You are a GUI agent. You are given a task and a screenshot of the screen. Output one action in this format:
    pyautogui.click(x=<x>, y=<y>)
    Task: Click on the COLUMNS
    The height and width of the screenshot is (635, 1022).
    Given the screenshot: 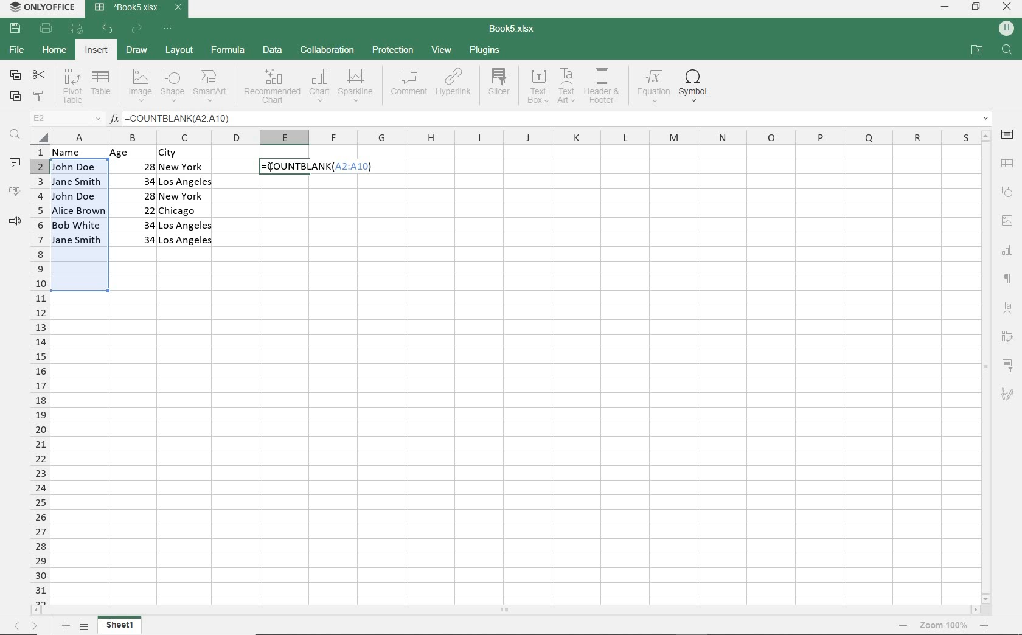 What is the action you would take?
    pyautogui.click(x=512, y=136)
    